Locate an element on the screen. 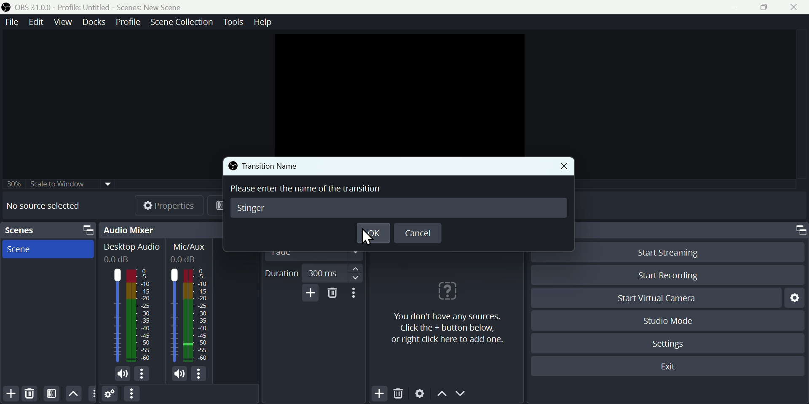 This screenshot has height=404, width=809.  is located at coordinates (60, 181).